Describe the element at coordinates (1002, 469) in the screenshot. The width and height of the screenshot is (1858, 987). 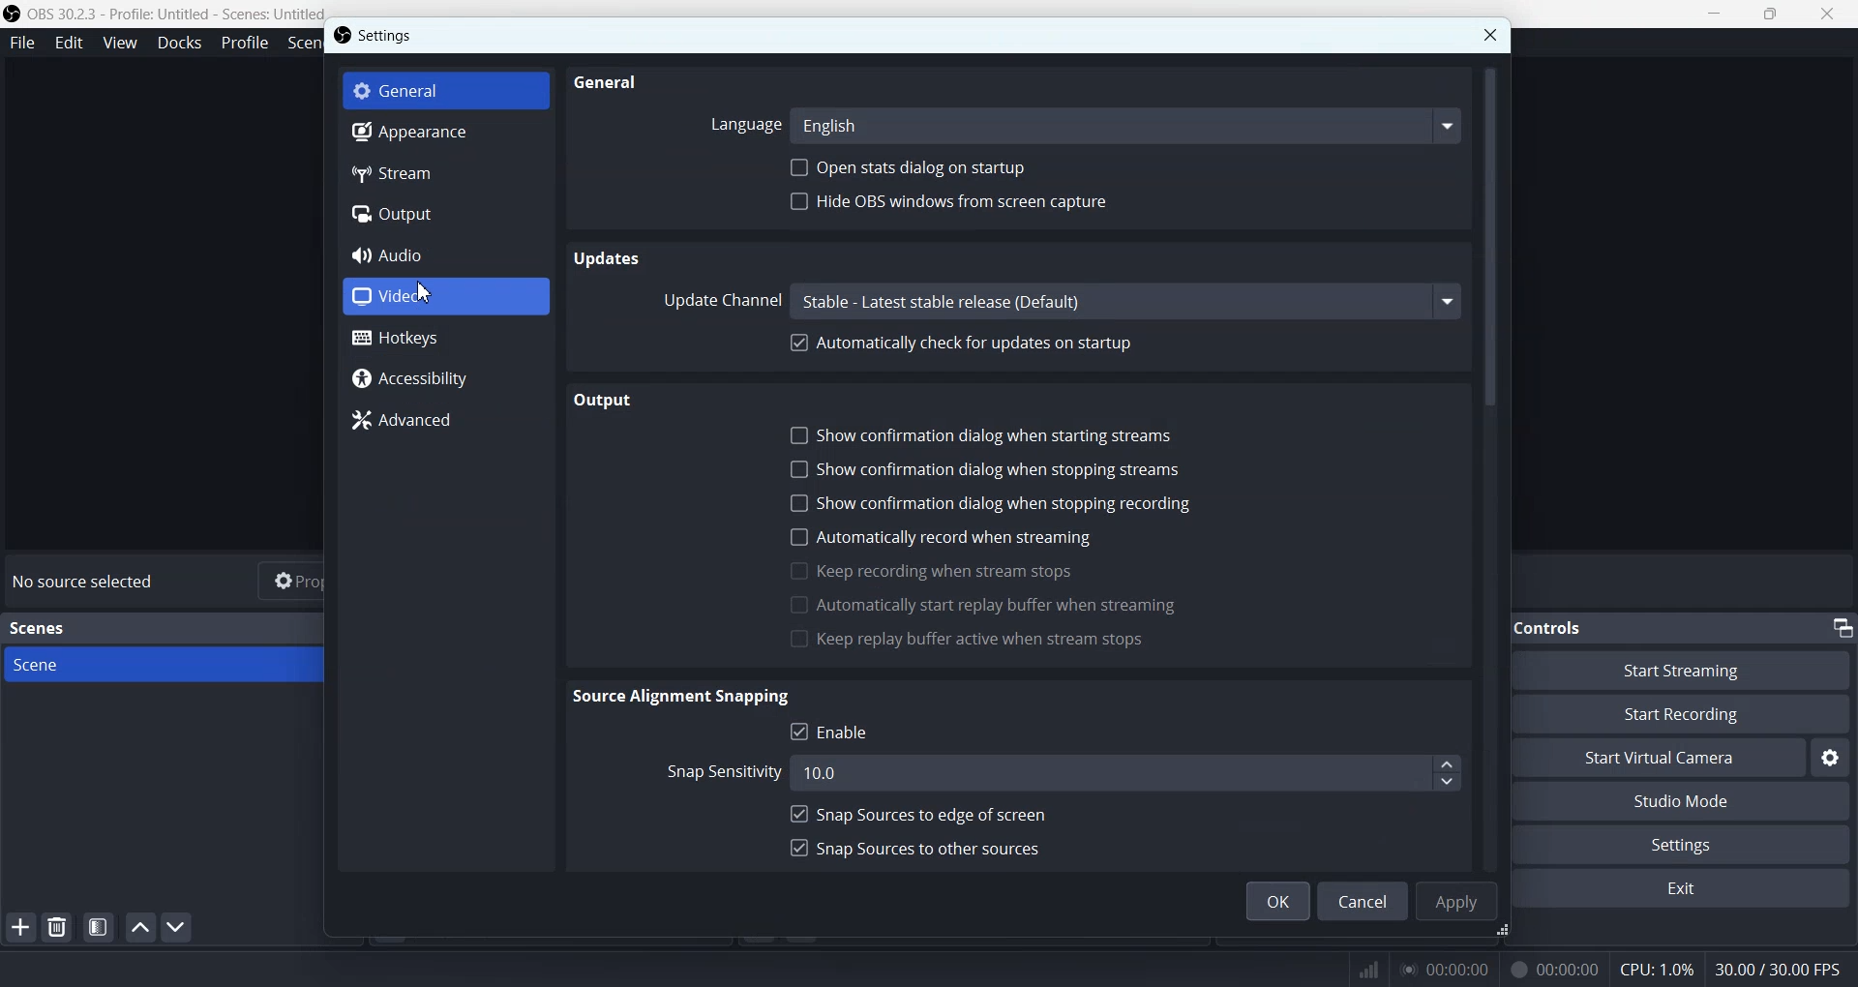
I see `Show confirmation dialog when stopping streams` at that location.